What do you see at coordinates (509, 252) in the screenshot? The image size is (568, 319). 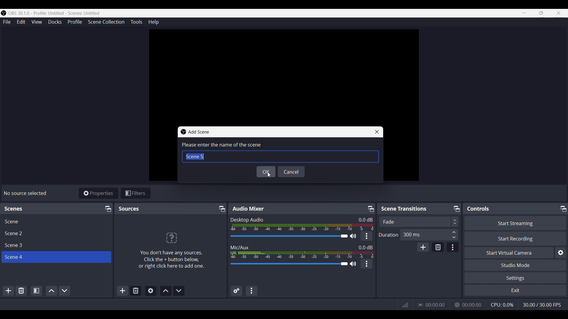 I see `Start Virtual Camera` at bounding box center [509, 252].